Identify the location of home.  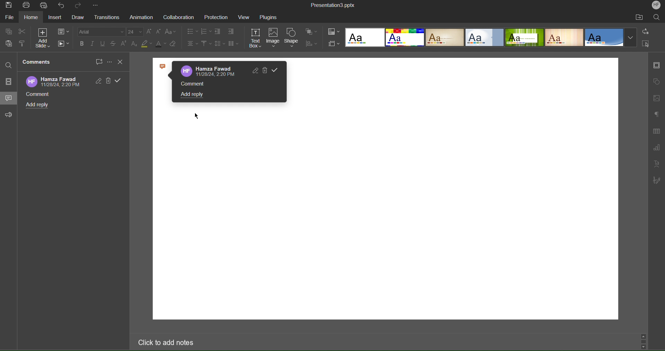
(32, 18).